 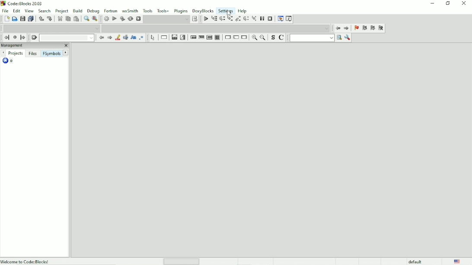 I want to click on Entry-condition loop, so click(x=193, y=38).